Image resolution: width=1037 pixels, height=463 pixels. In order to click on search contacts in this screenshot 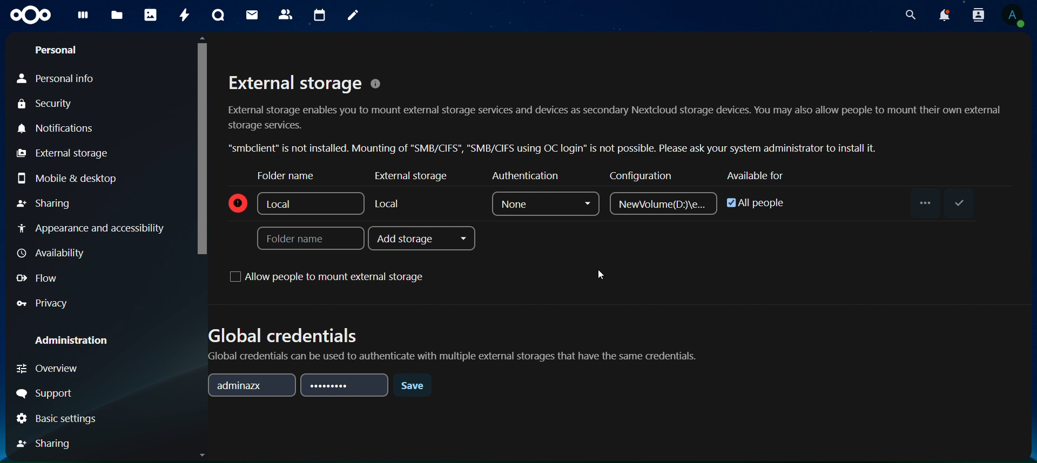, I will do `click(978, 15)`.